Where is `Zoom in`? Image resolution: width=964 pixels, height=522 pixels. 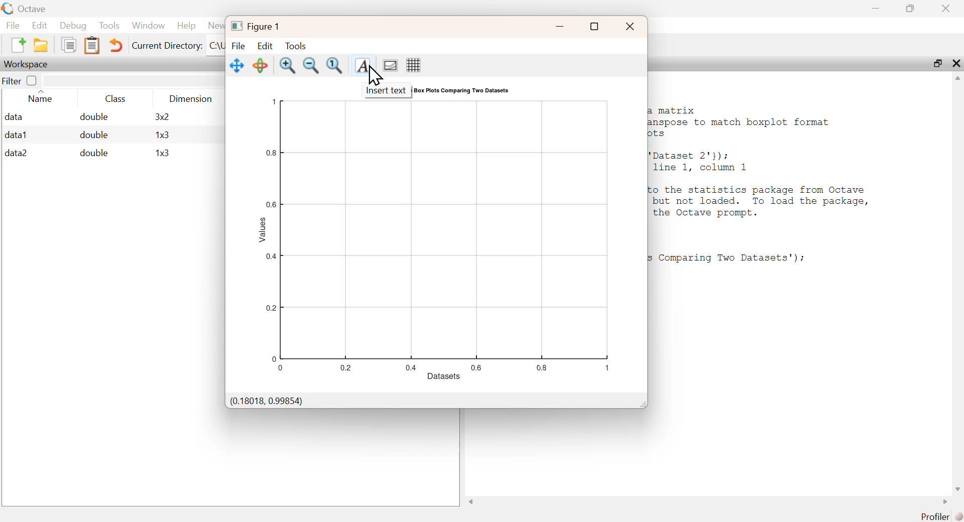 Zoom in is located at coordinates (288, 66).